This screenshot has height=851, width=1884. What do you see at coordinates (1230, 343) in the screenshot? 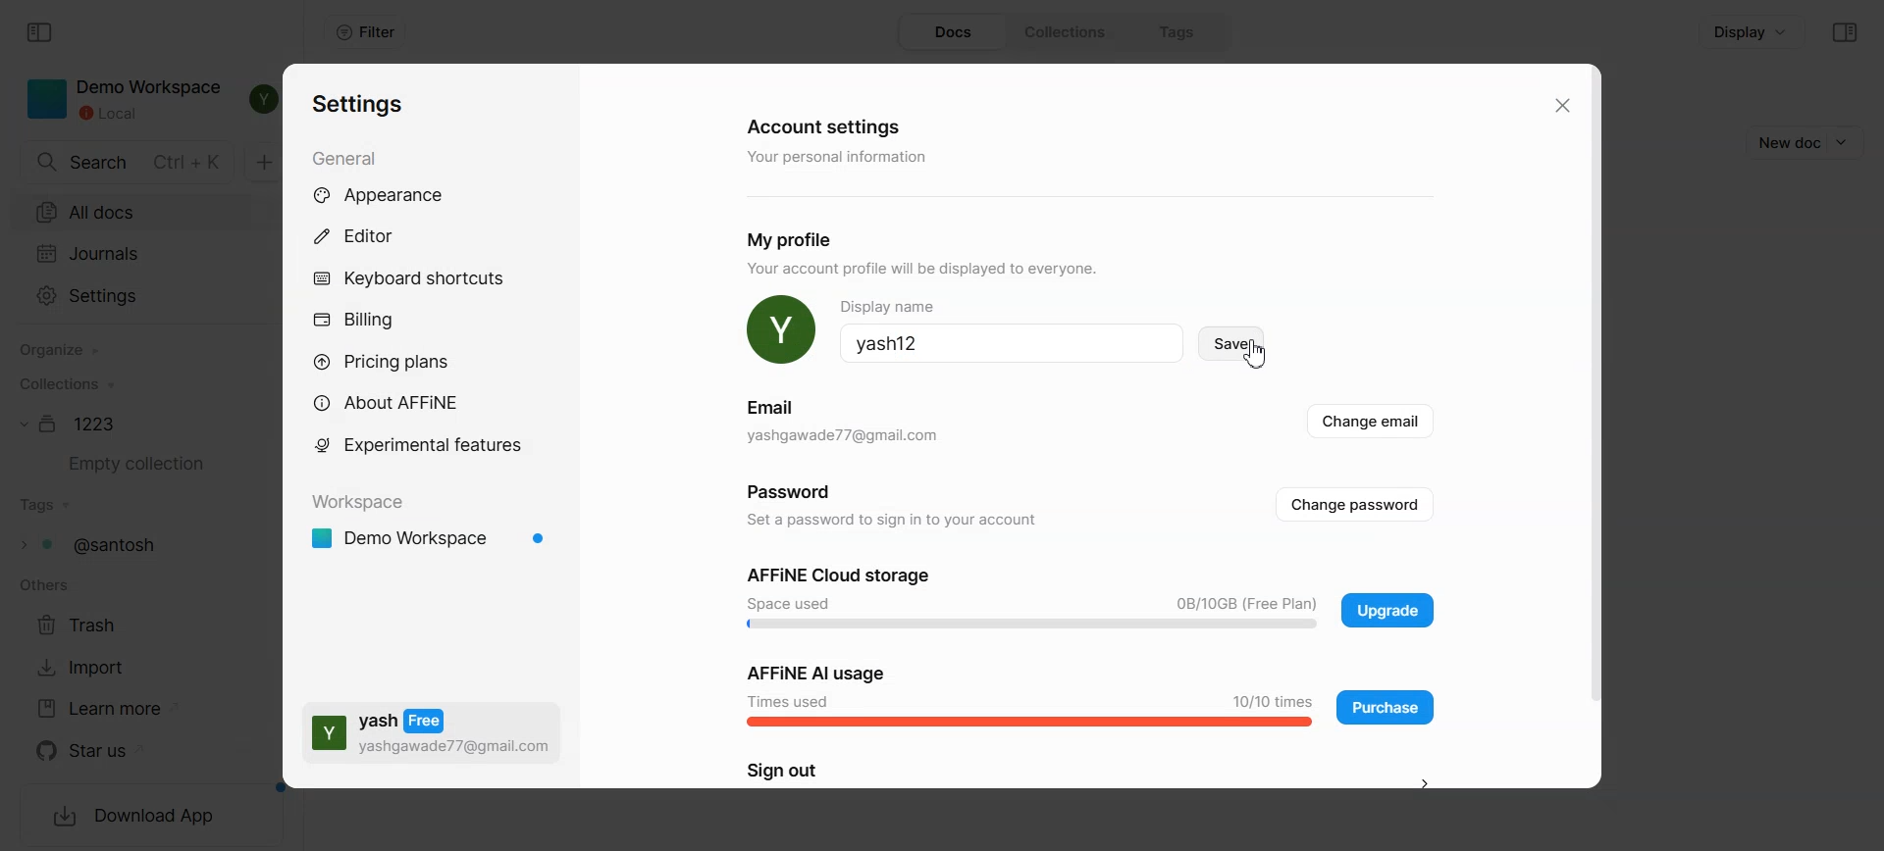
I see ` cursor on Save` at bounding box center [1230, 343].